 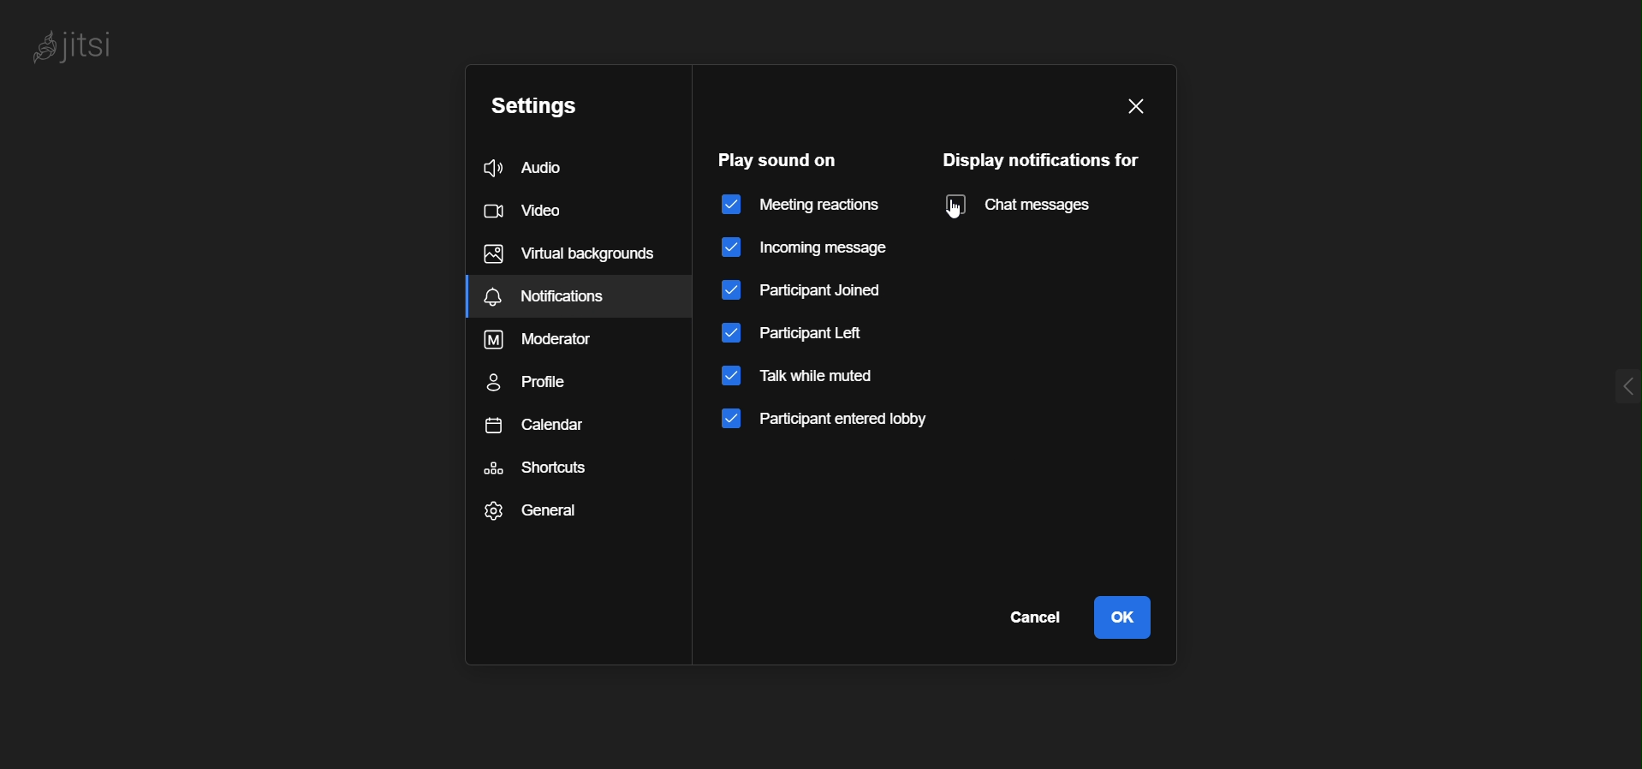 I want to click on incoming message, so click(x=806, y=247).